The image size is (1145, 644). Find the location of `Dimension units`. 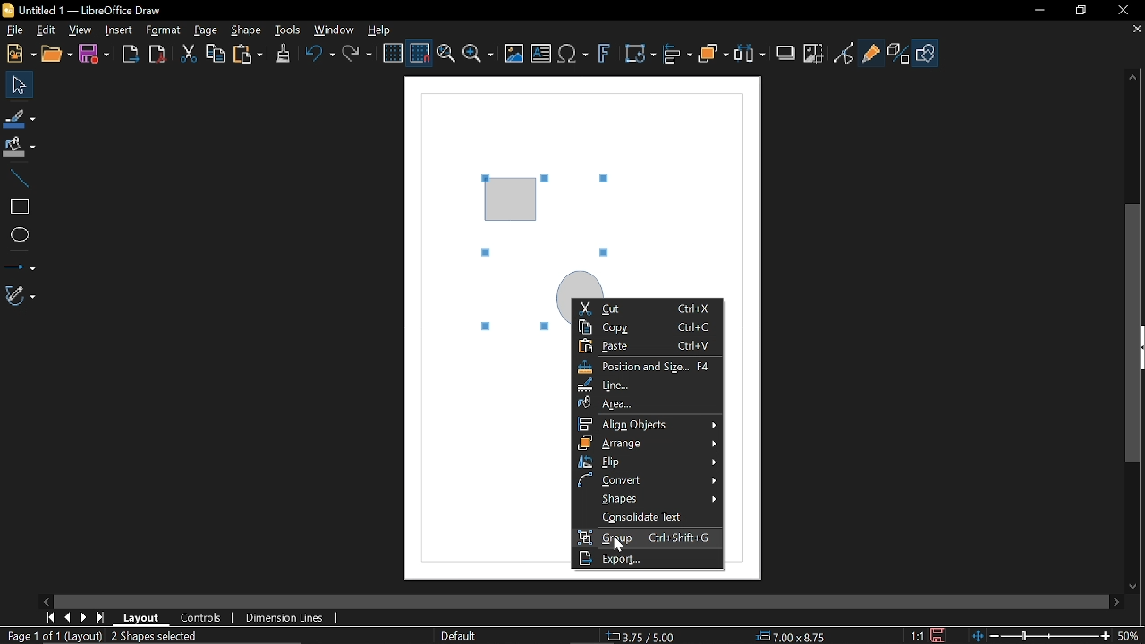

Dimension units is located at coordinates (283, 618).